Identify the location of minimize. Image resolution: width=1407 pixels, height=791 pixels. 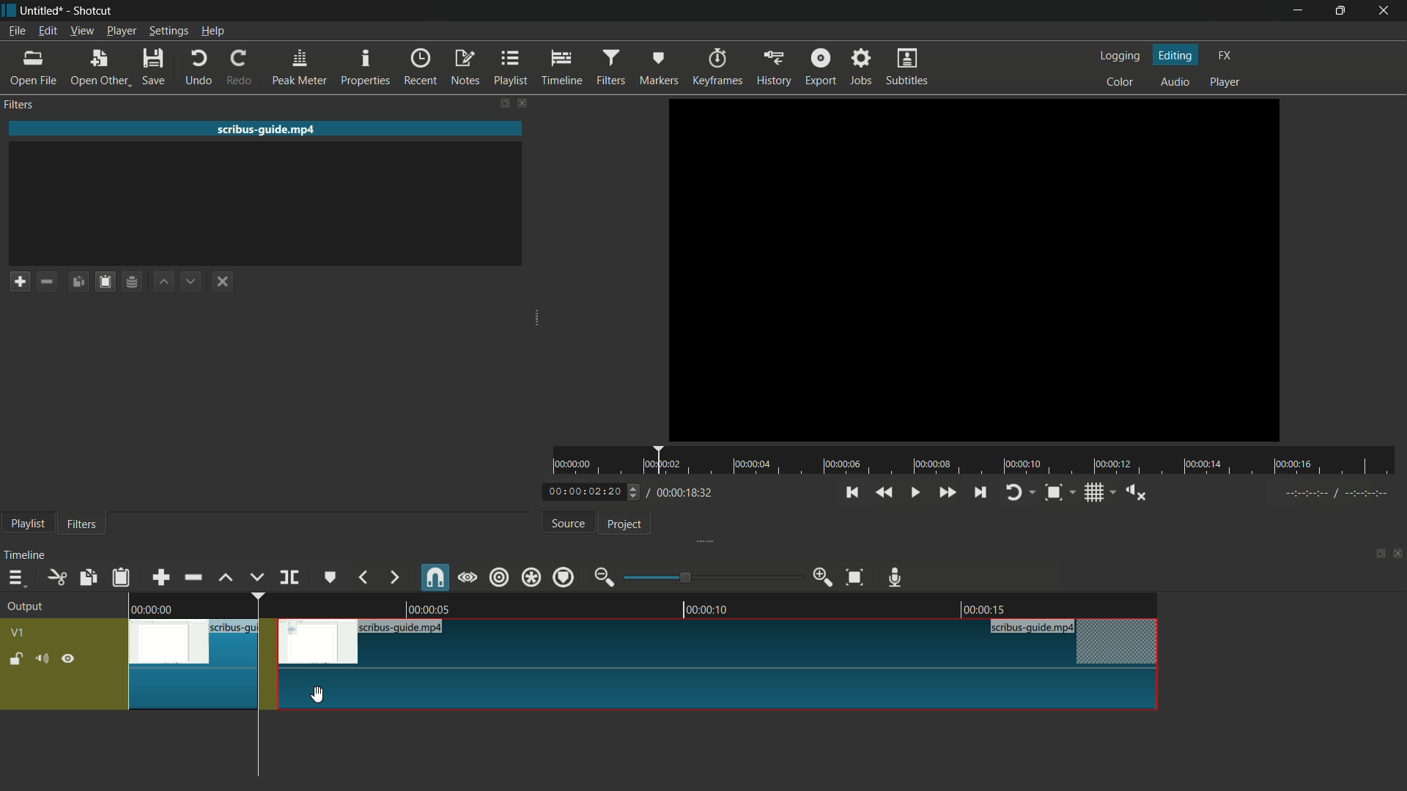
(1299, 11).